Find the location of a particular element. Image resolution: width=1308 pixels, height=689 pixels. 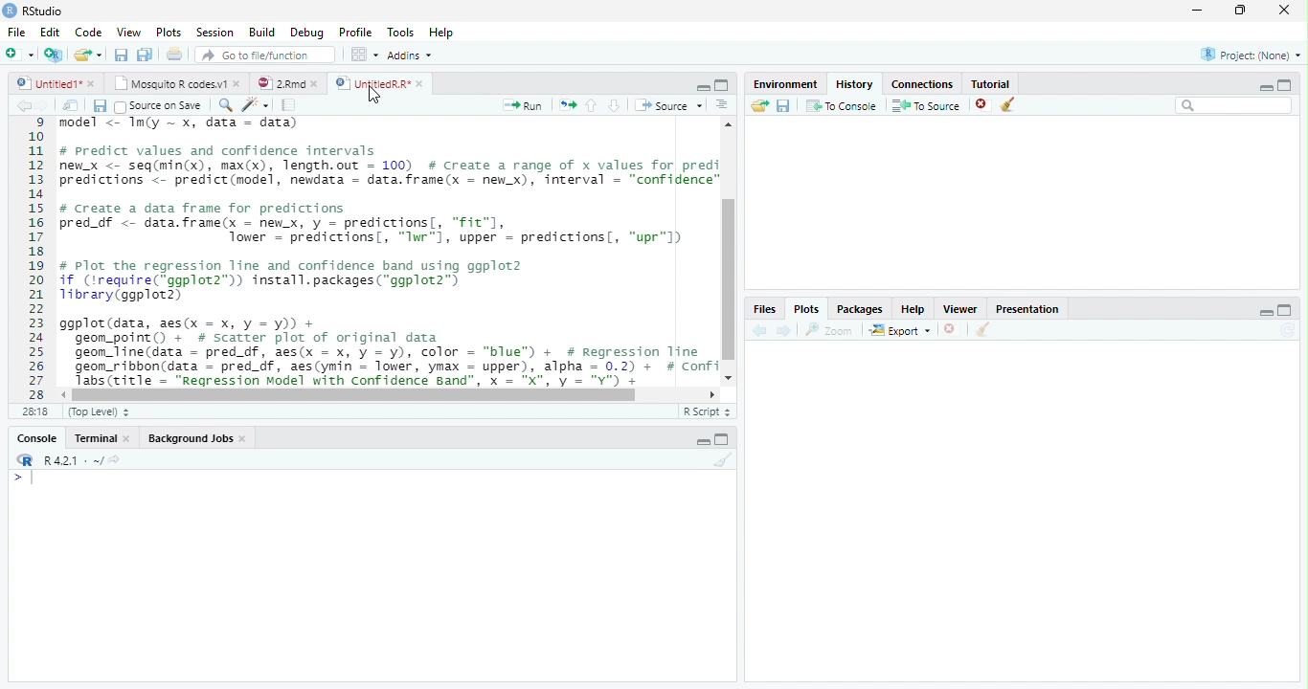

Create a project is located at coordinates (53, 55).